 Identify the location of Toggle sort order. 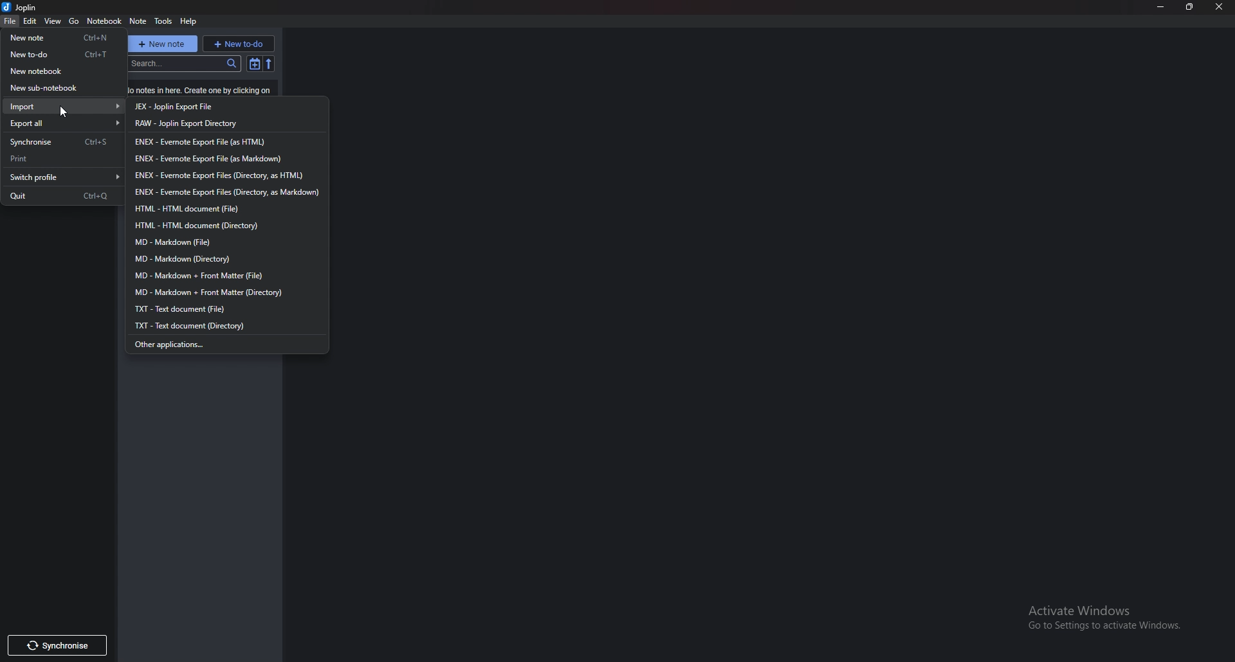
(255, 64).